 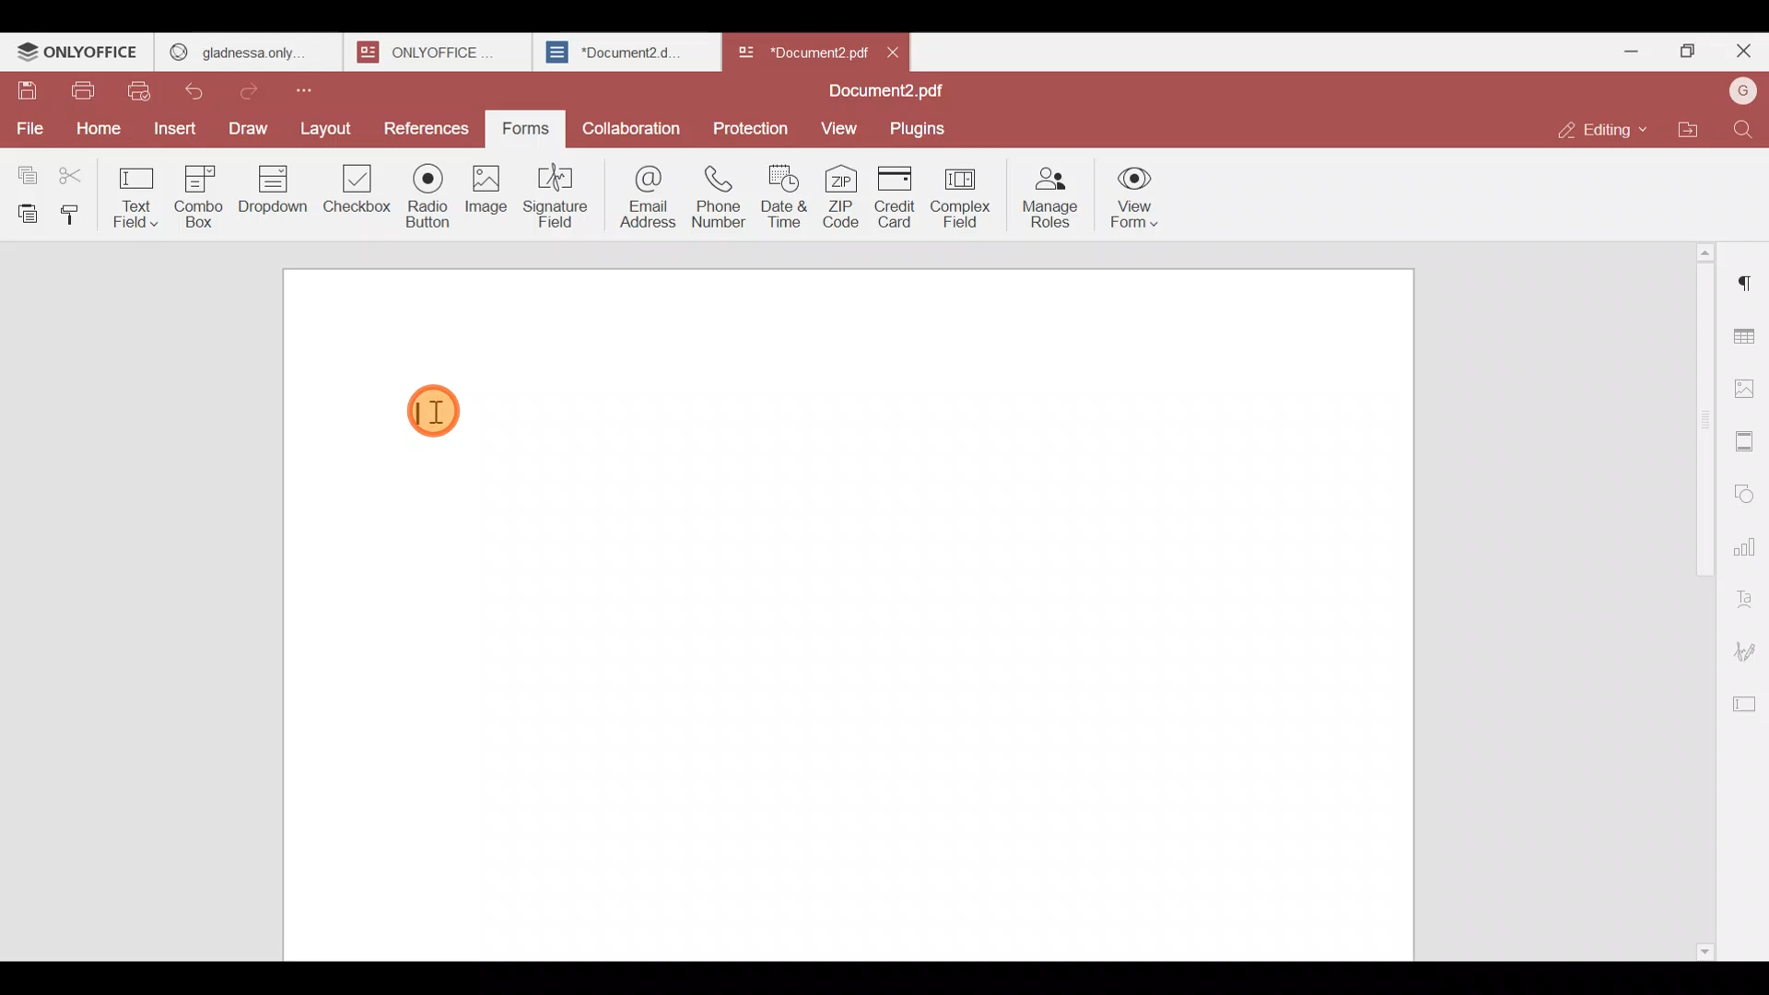 I want to click on Text field, so click(x=134, y=192).